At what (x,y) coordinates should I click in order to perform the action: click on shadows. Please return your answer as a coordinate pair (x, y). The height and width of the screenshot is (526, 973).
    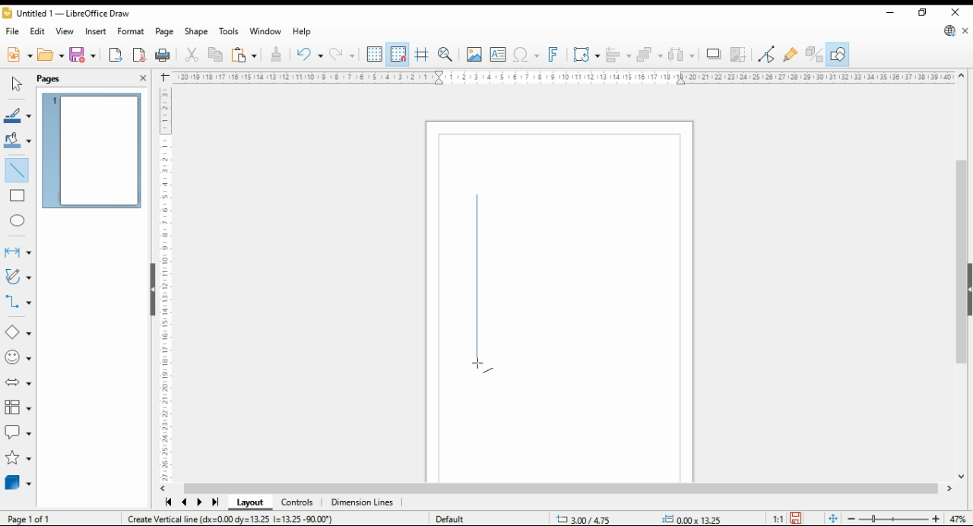
    Looking at the image, I should click on (713, 55).